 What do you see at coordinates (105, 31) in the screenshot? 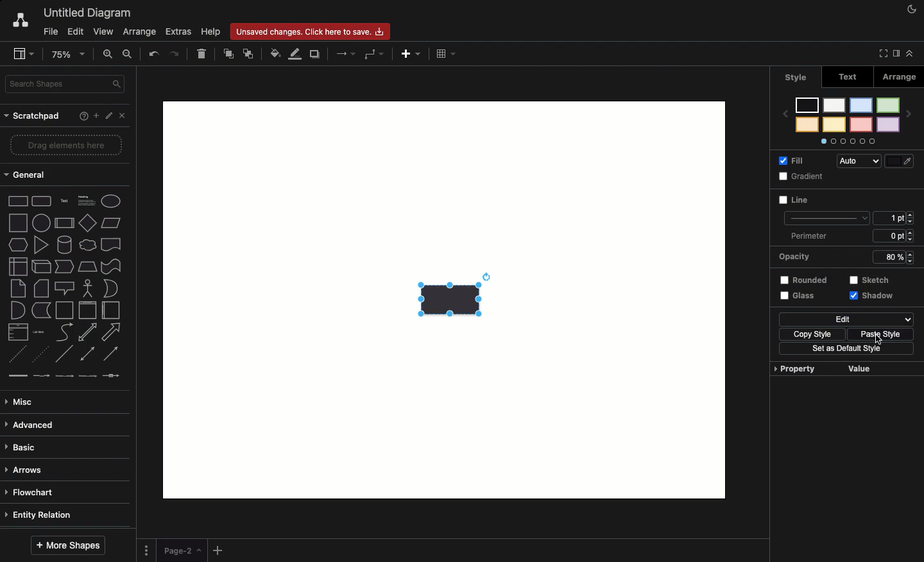
I see `View` at bounding box center [105, 31].